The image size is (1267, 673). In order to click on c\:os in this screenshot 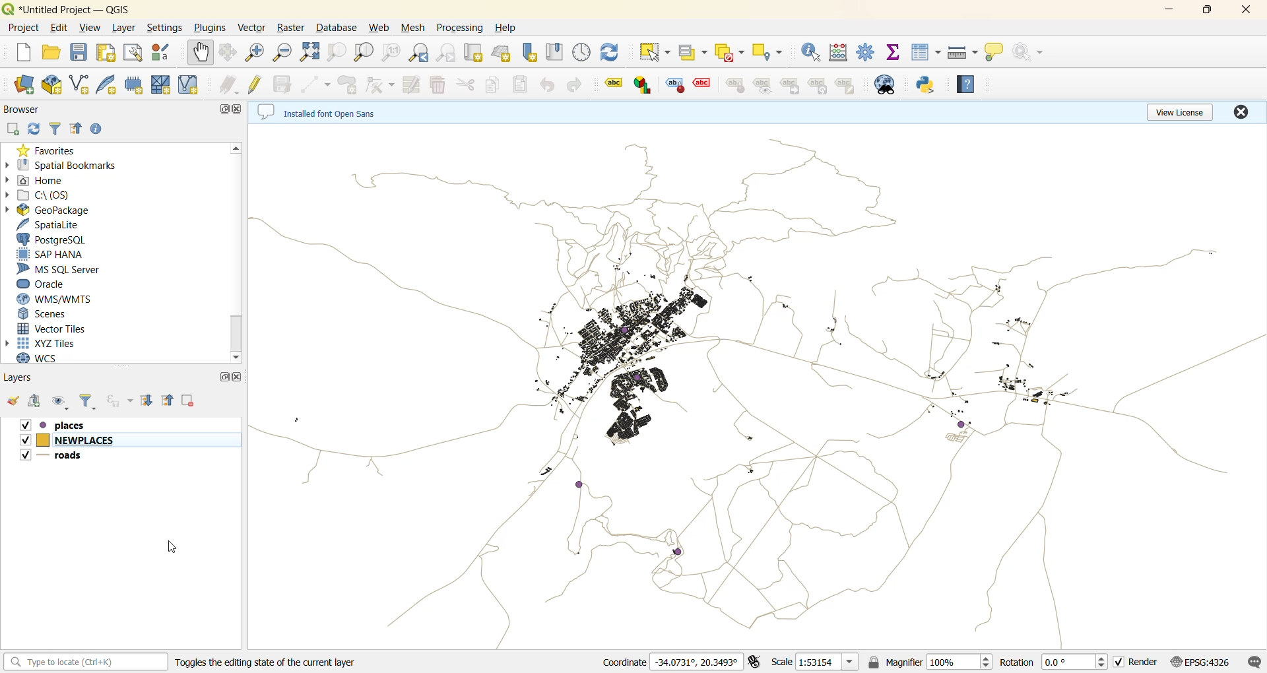, I will do `click(40, 195)`.